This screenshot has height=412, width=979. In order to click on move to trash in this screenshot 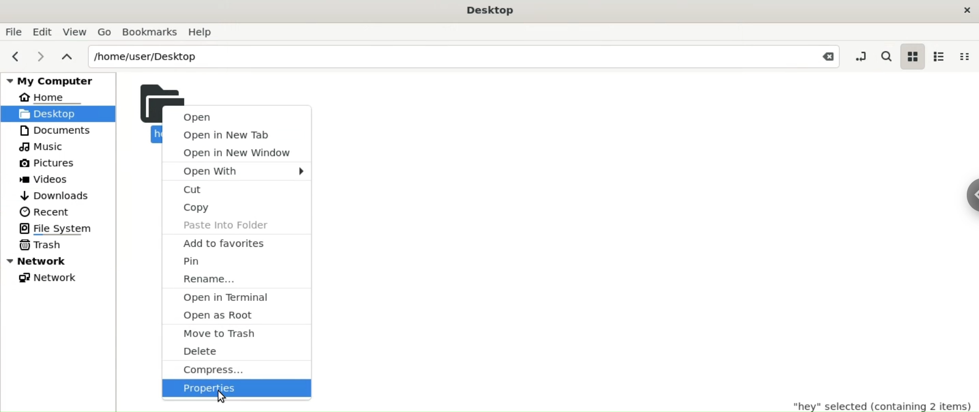, I will do `click(237, 332)`.